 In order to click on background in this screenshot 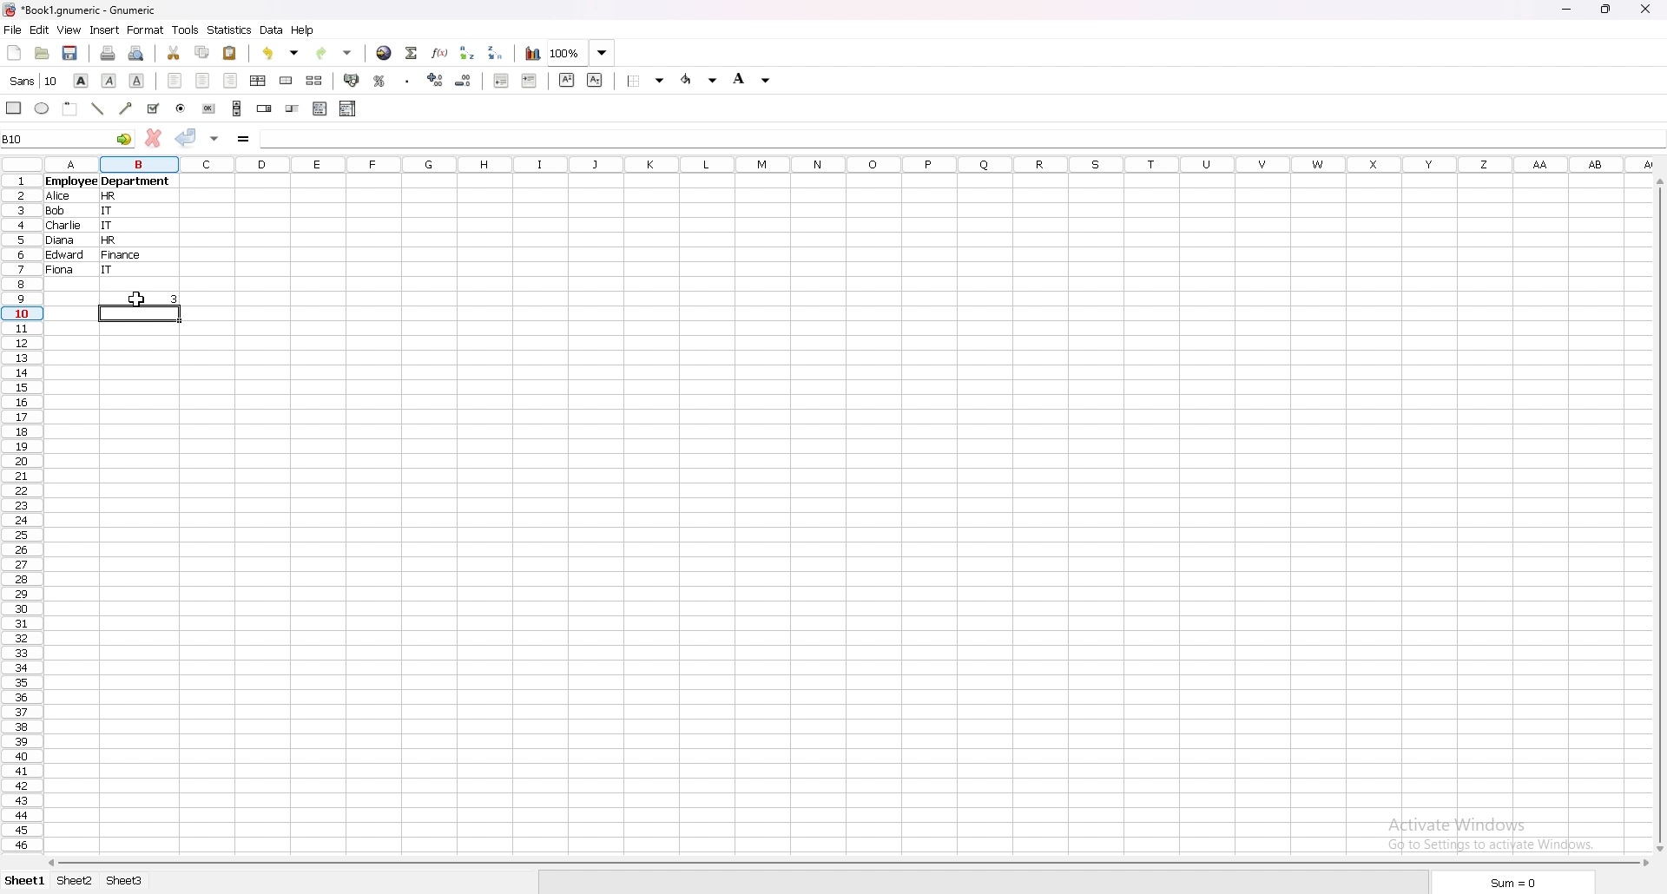, I will do `click(752, 80)`.